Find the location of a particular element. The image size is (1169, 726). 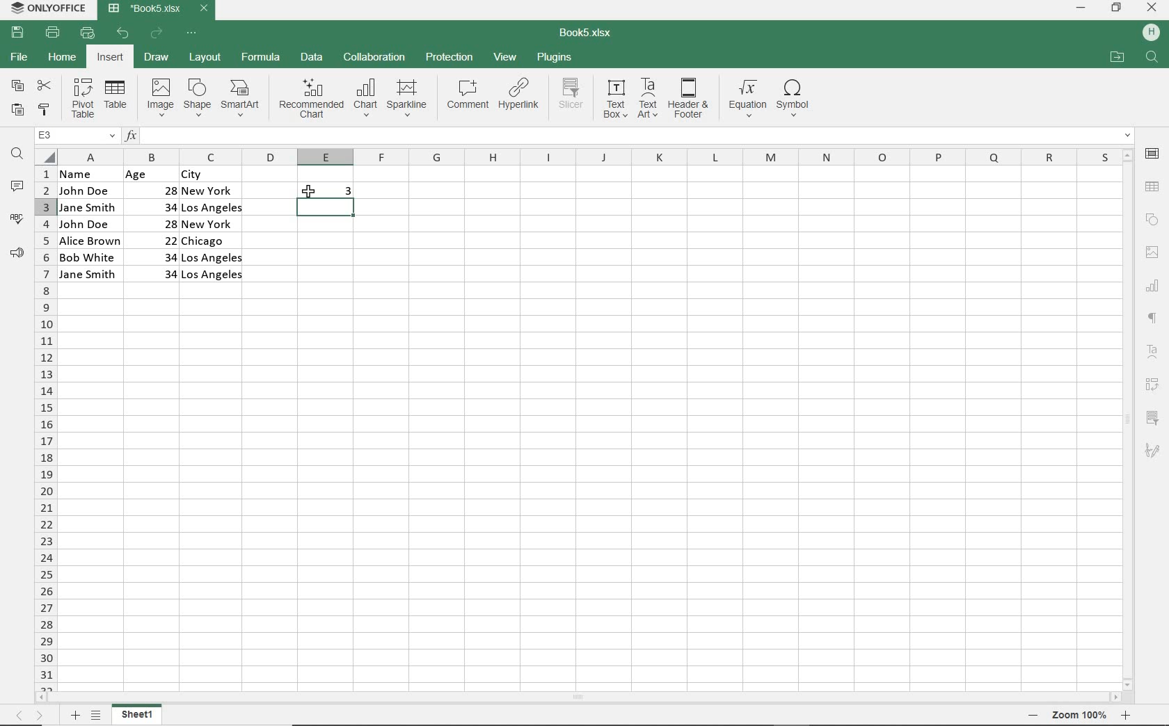

TABLE is located at coordinates (1153, 187).